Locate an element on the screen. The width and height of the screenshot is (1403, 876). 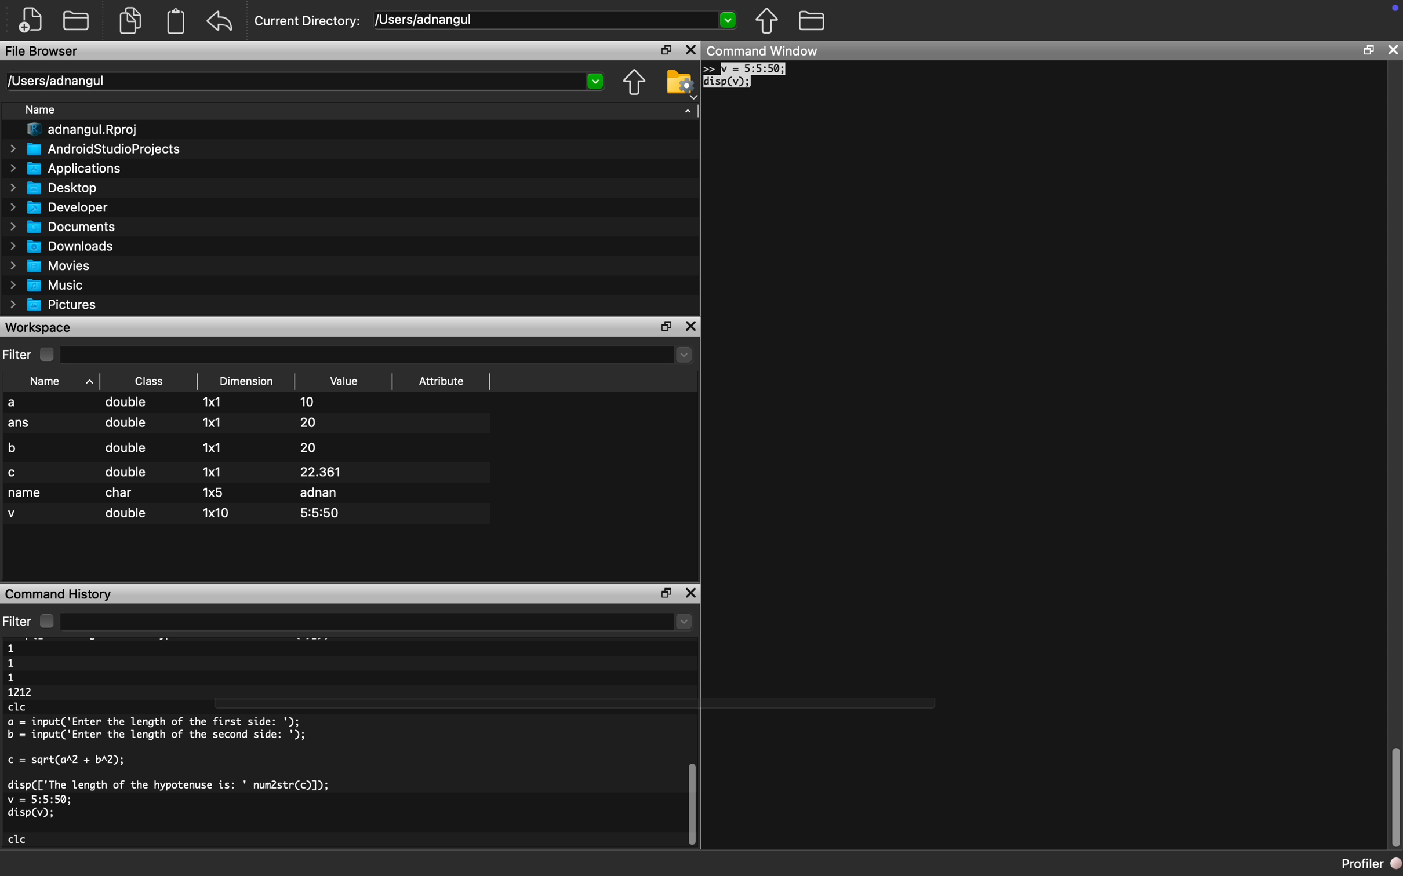
name is located at coordinates (25, 493).